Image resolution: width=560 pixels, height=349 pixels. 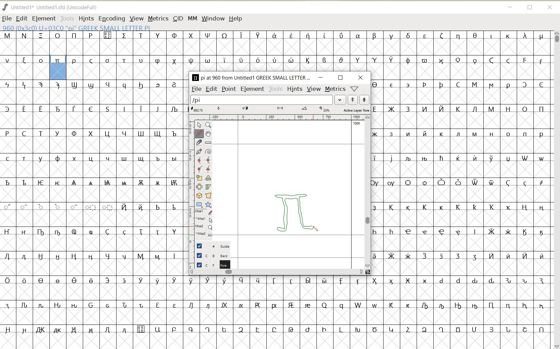 I want to click on glyph name, so click(x=251, y=77).